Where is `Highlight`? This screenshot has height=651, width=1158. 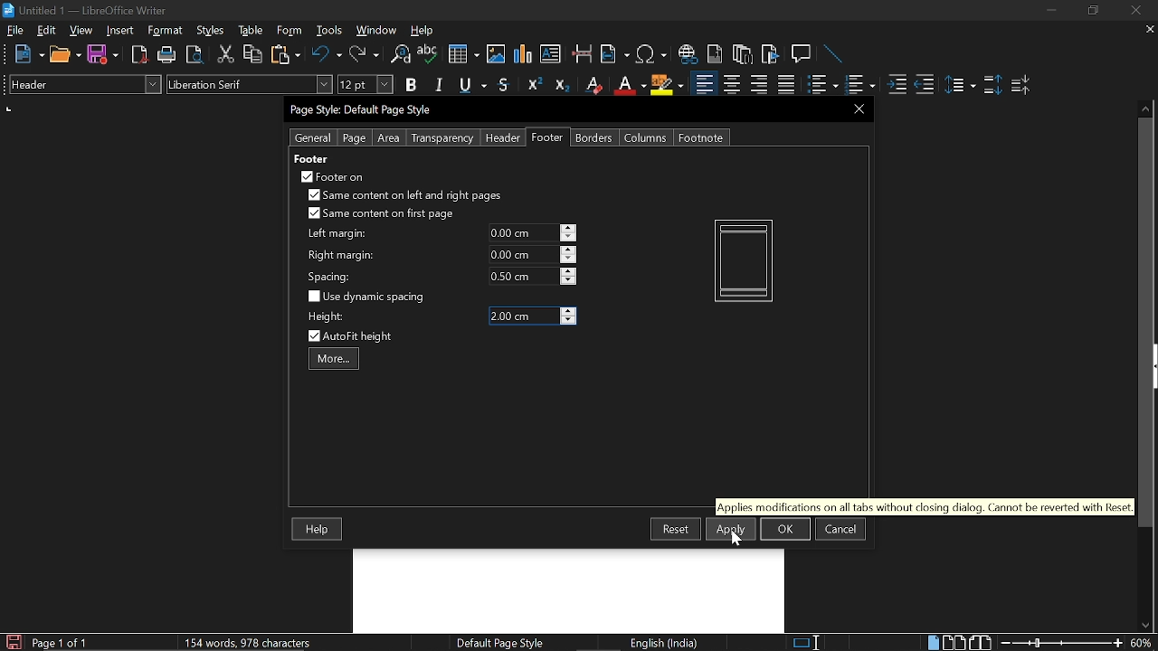 Highlight is located at coordinates (668, 84).